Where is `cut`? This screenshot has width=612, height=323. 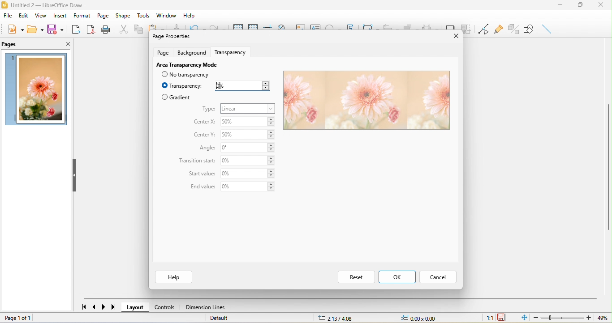 cut is located at coordinates (122, 29).